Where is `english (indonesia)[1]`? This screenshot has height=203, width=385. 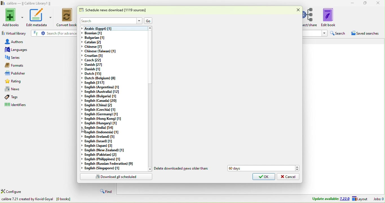 english (indonesia)[1] is located at coordinates (101, 132).